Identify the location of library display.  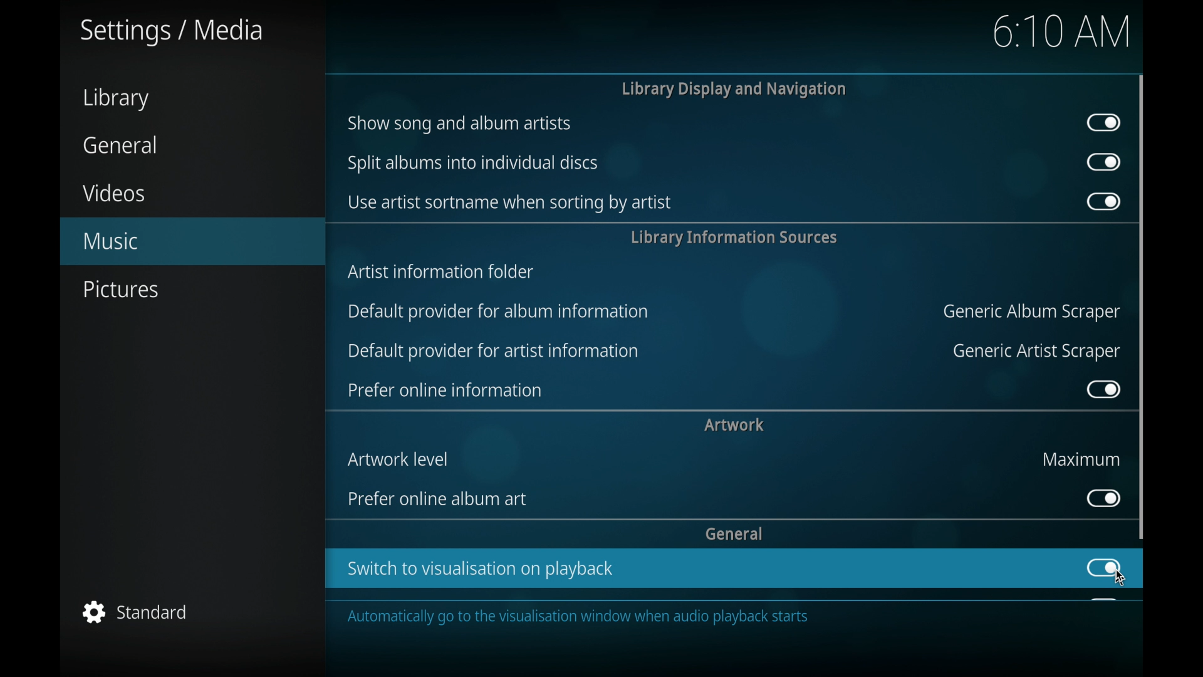
(734, 89).